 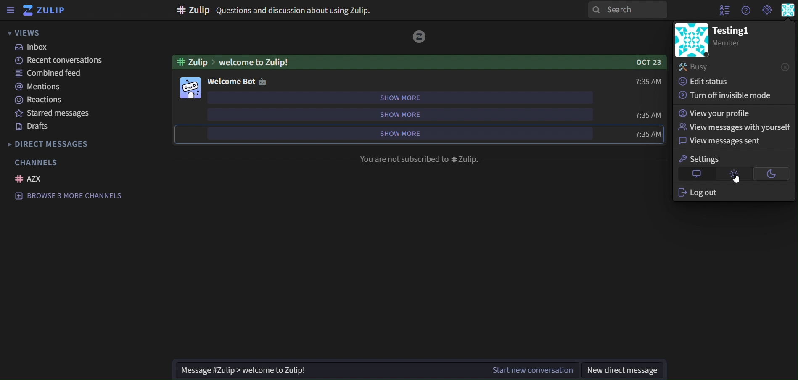 I want to click on image, so click(x=692, y=40).